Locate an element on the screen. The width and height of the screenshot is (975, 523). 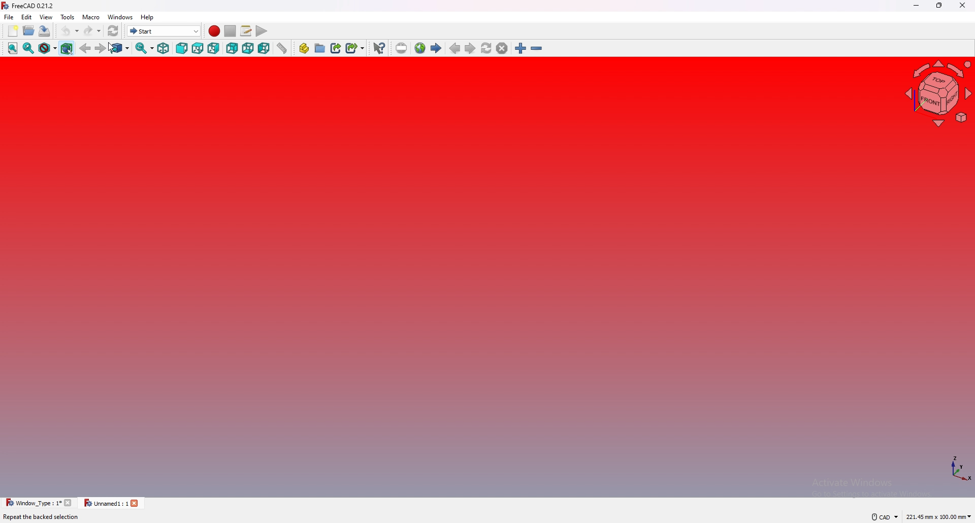
open is located at coordinates (28, 30).